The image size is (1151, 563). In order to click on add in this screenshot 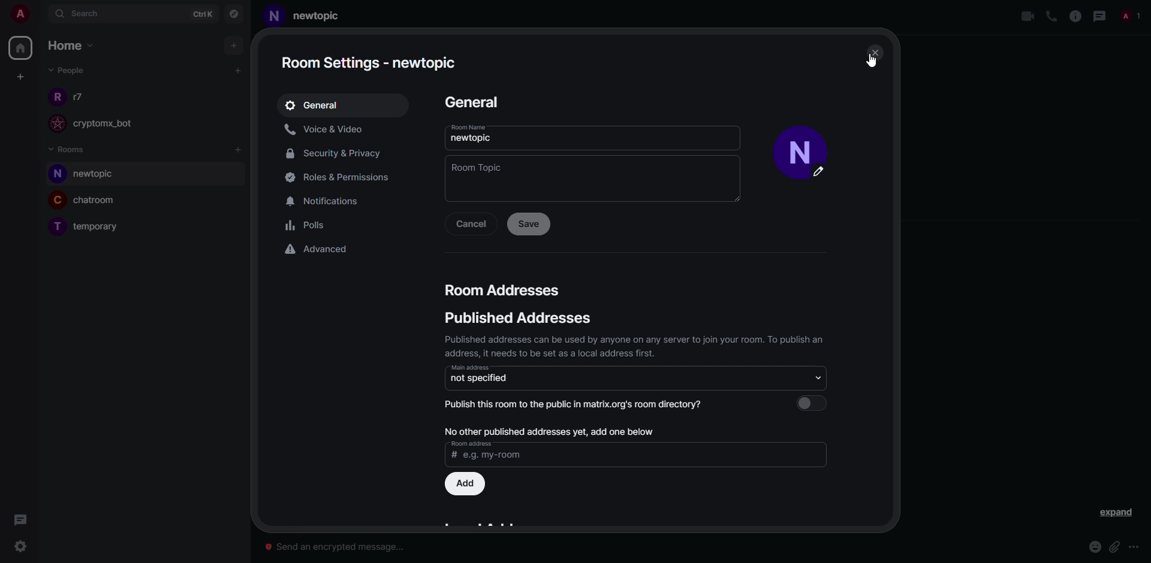, I will do `click(467, 483)`.